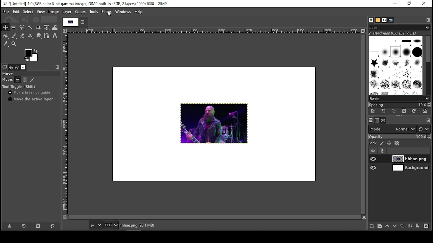  I want to click on unified transform tool, so click(47, 28).